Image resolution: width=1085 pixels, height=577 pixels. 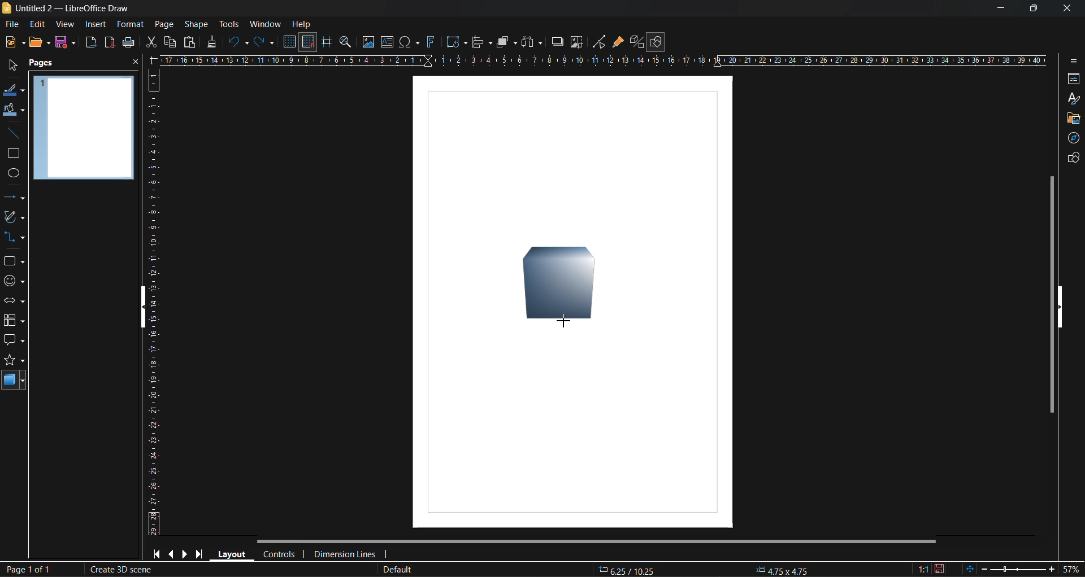 I want to click on stars and banners, so click(x=14, y=362).